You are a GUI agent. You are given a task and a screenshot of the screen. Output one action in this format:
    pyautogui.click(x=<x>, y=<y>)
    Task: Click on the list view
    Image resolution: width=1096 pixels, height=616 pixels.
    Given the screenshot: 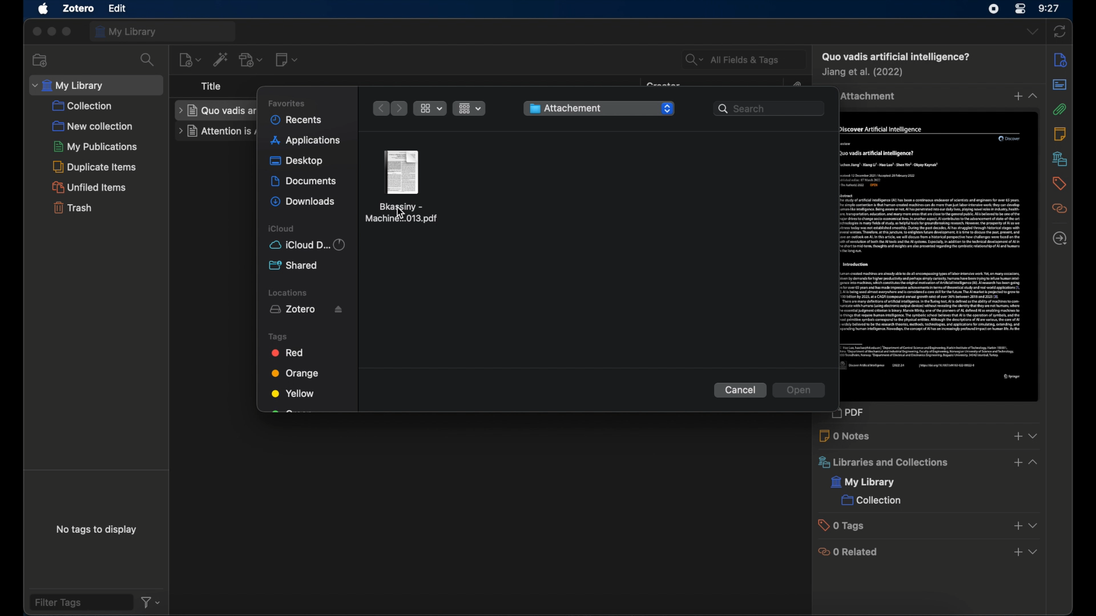 What is the action you would take?
    pyautogui.click(x=469, y=108)
    